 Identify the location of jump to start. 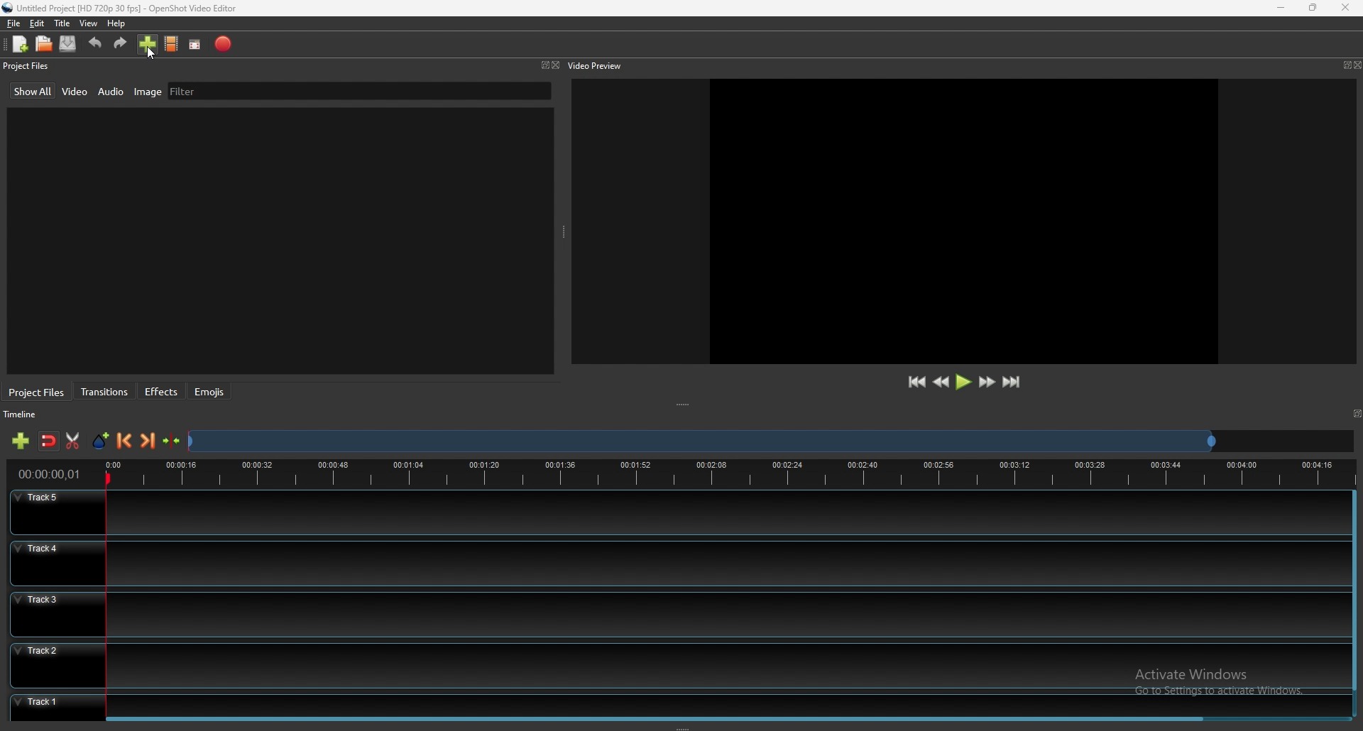
(916, 382).